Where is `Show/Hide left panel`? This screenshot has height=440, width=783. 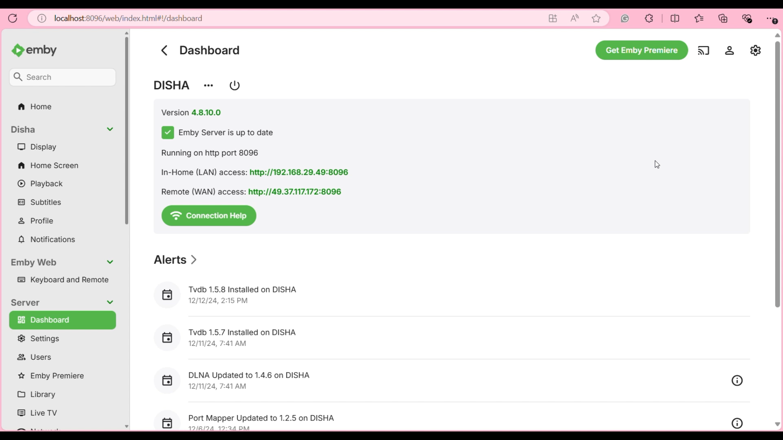
Show/Hide left panel is located at coordinates (19, 49).